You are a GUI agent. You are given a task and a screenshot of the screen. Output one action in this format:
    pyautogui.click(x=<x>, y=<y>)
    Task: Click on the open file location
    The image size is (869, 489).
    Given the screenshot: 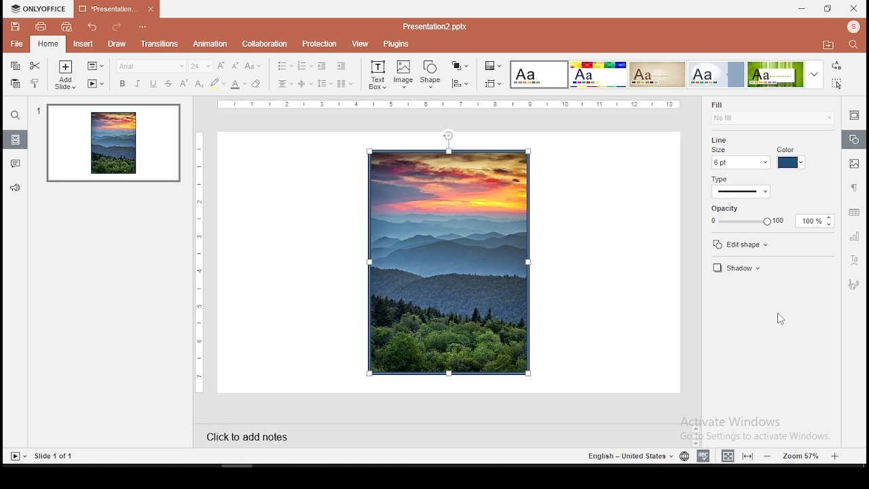 What is the action you would take?
    pyautogui.click(x=830, y=48)
    